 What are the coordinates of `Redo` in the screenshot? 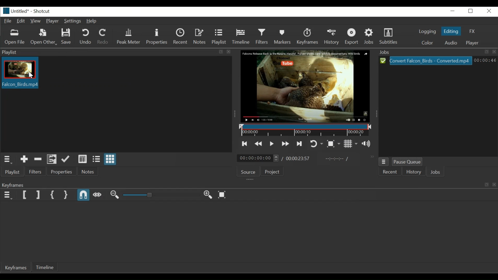 It's located at (103, 37).